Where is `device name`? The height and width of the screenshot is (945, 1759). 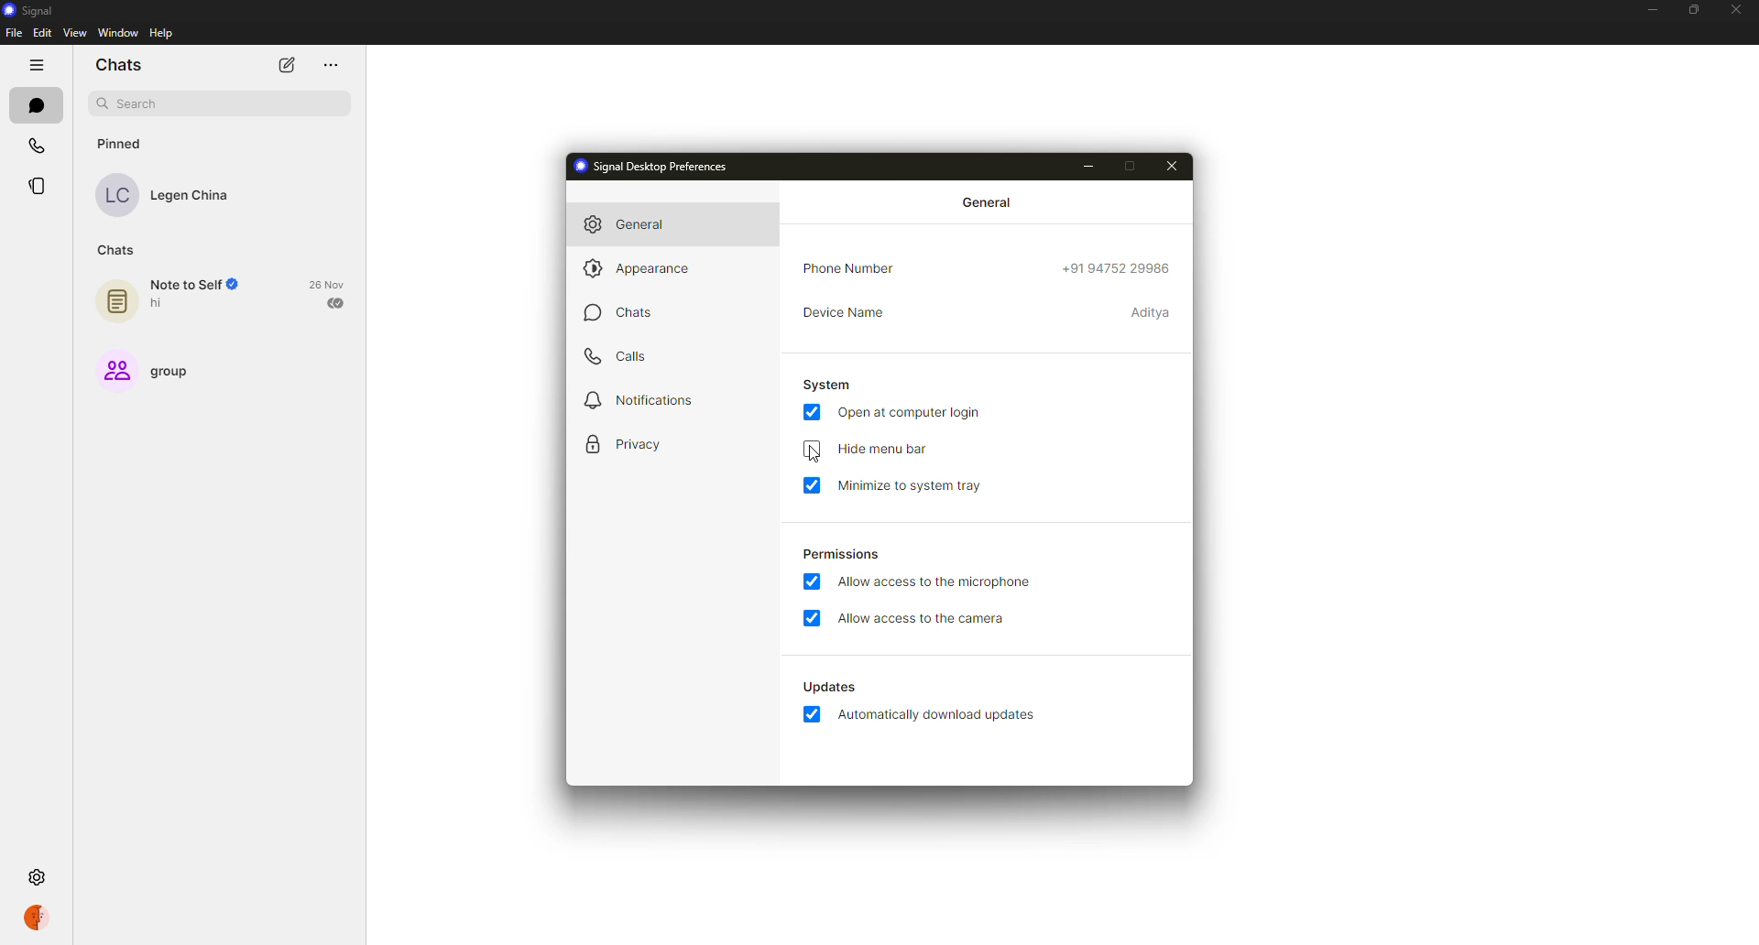
device name is located at coordinates (1151, 312).